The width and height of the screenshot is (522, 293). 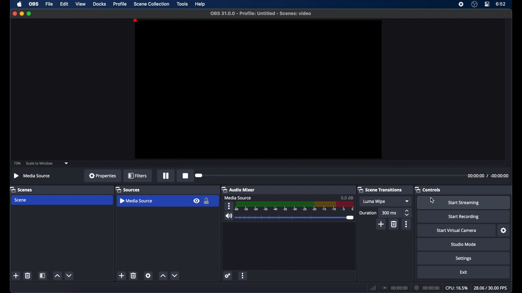 I want to click on view, so click(x=80, y=4).